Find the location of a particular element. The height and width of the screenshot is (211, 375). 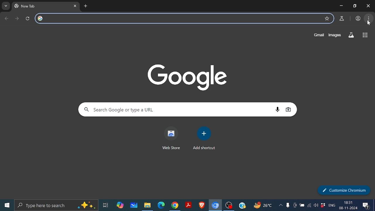

Add shortcut is located at coordinates (204, 133).